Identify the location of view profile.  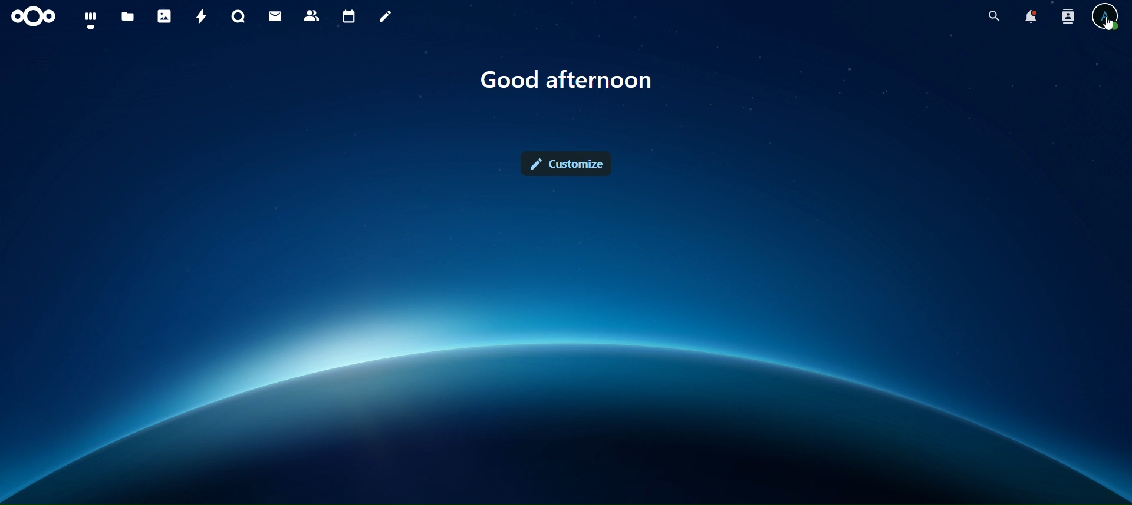
(1105, 18).